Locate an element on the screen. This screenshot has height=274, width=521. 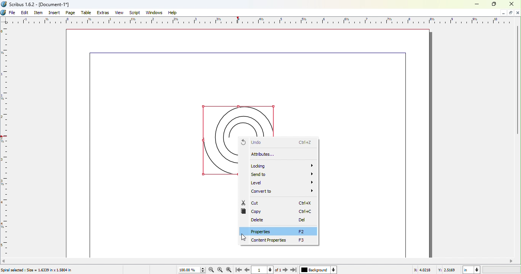
Attributes is located at coordinates (280, 155).